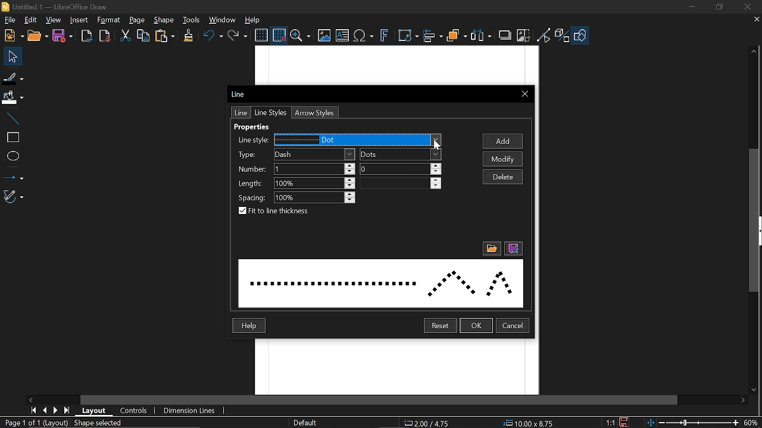 This screenshot has width=762, height=428. What do you see at coordinates (311, 423) in the screenshot?
I see `Slide master name` at bounding box center [311, 423].